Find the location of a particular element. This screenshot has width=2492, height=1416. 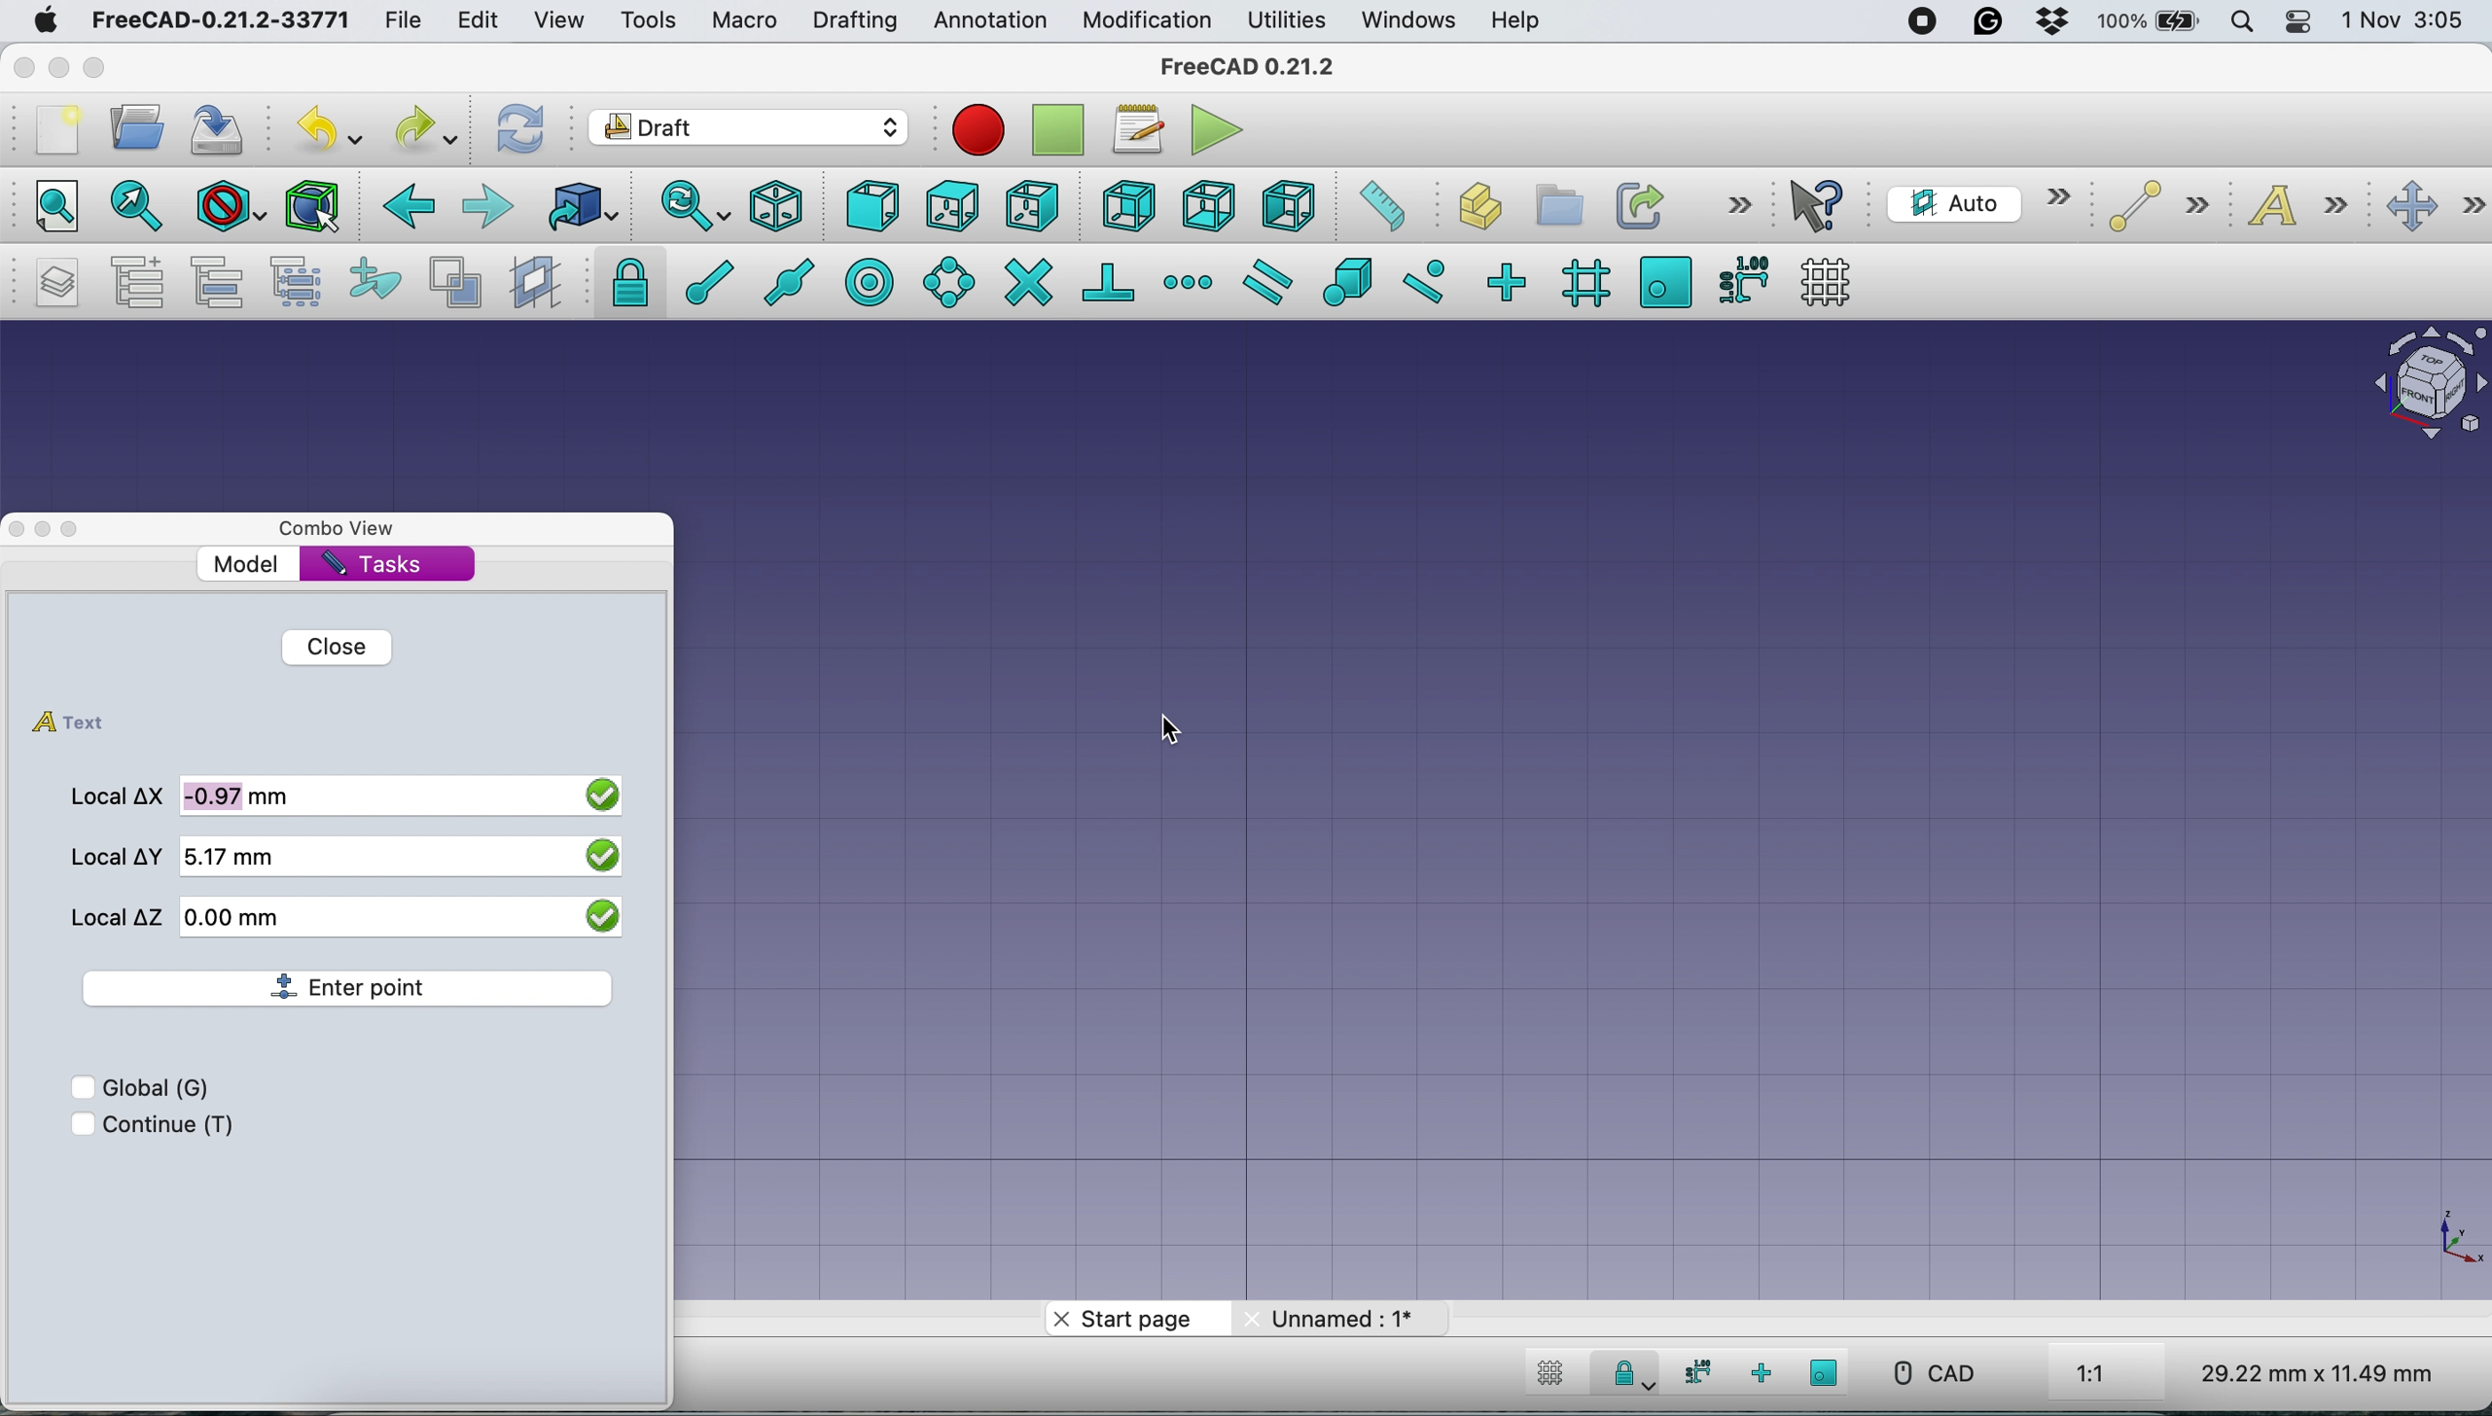

modification is located at coordinates (1149, 20).